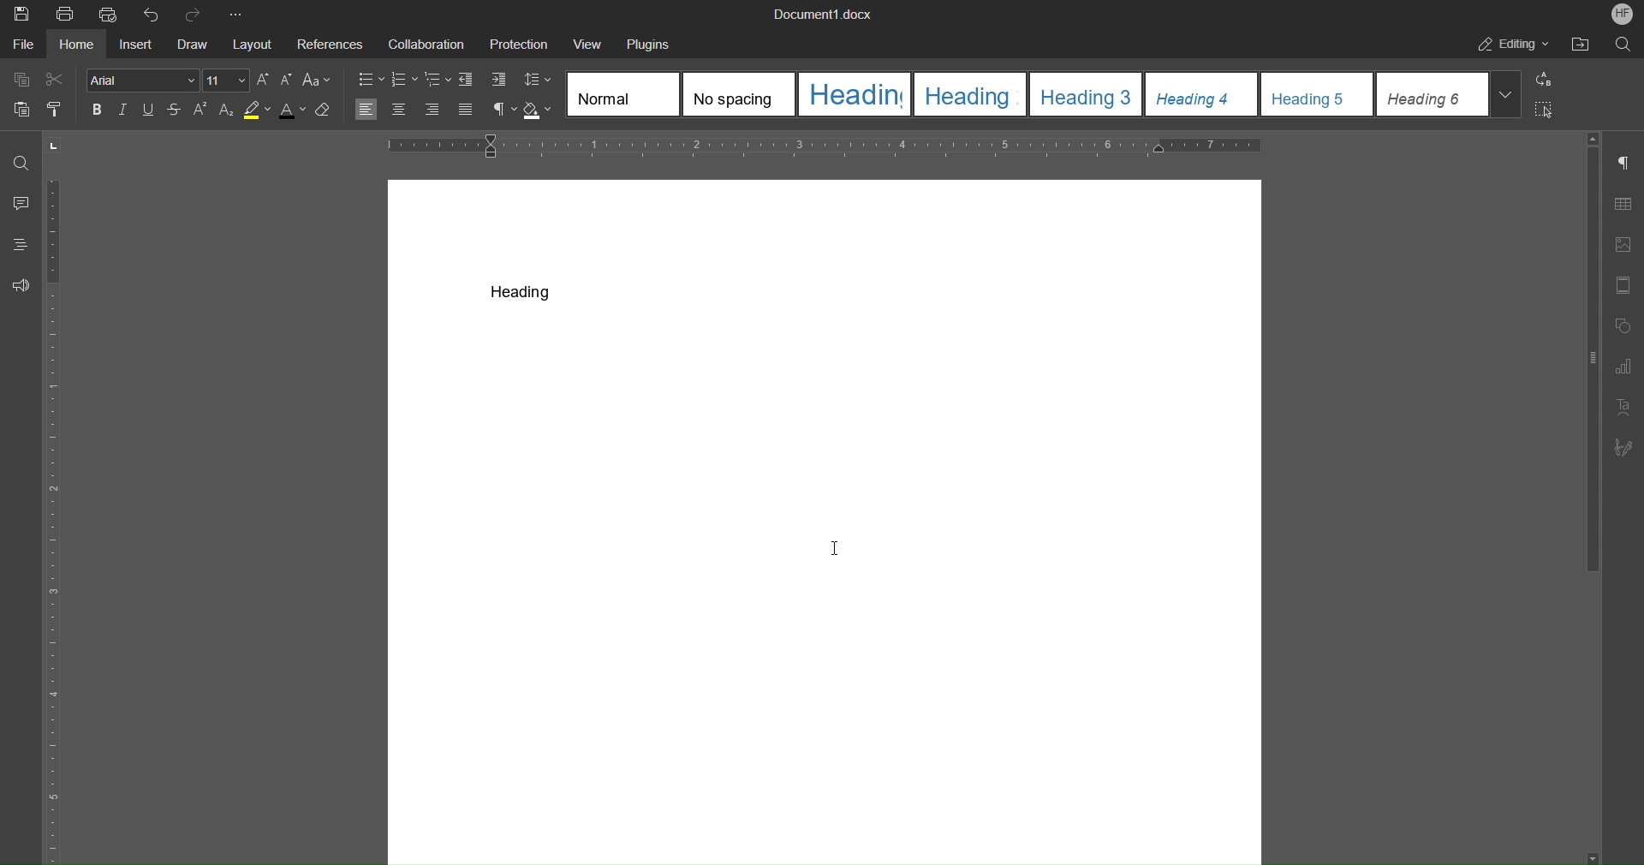  I want to click on Comments, so click(16, 205).